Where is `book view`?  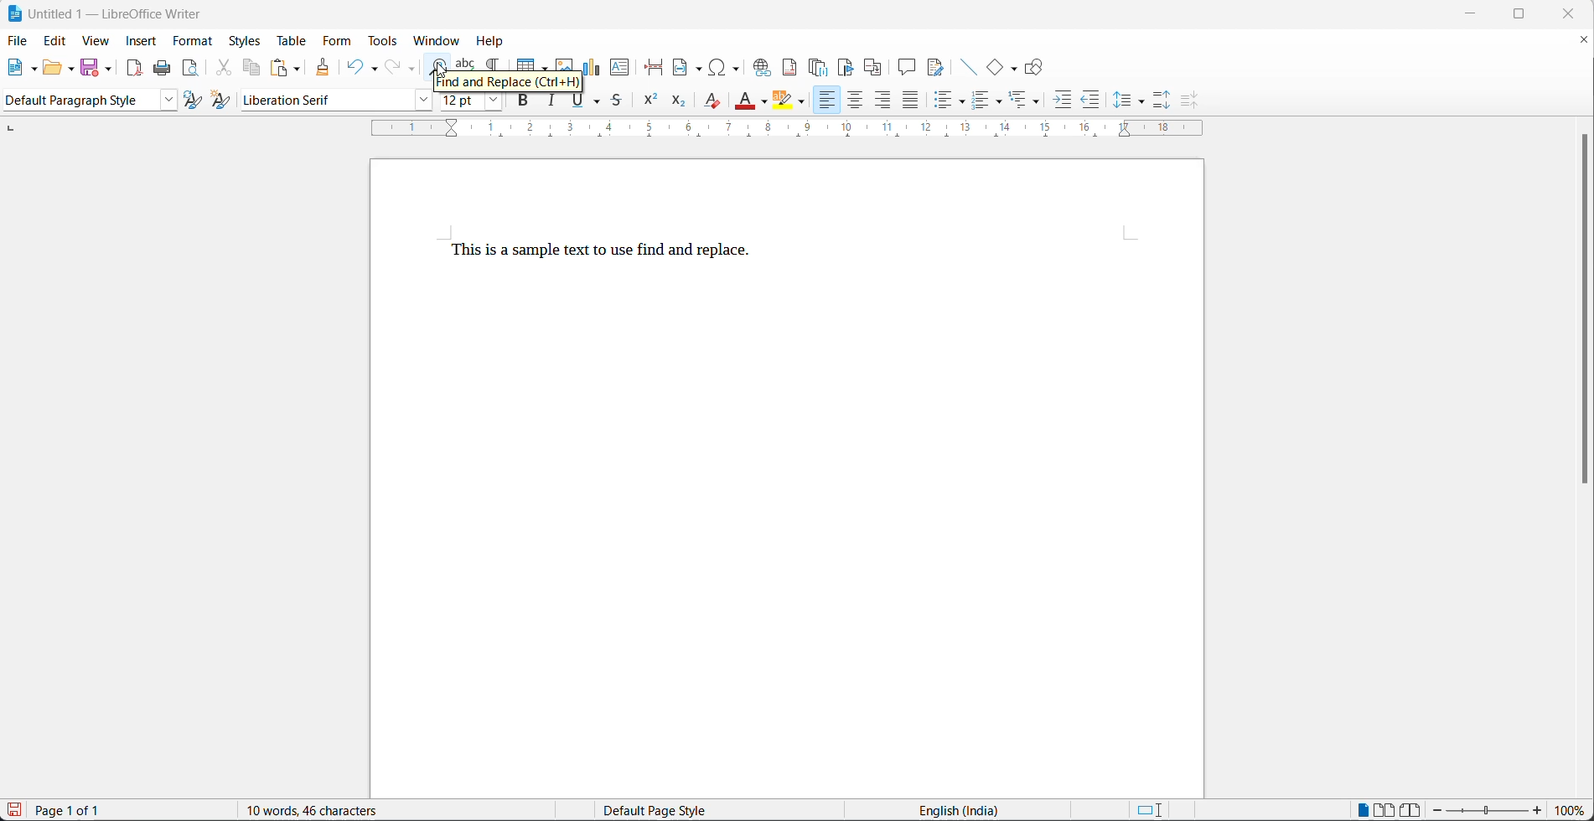
book view is located at coordinates (1411, 809).